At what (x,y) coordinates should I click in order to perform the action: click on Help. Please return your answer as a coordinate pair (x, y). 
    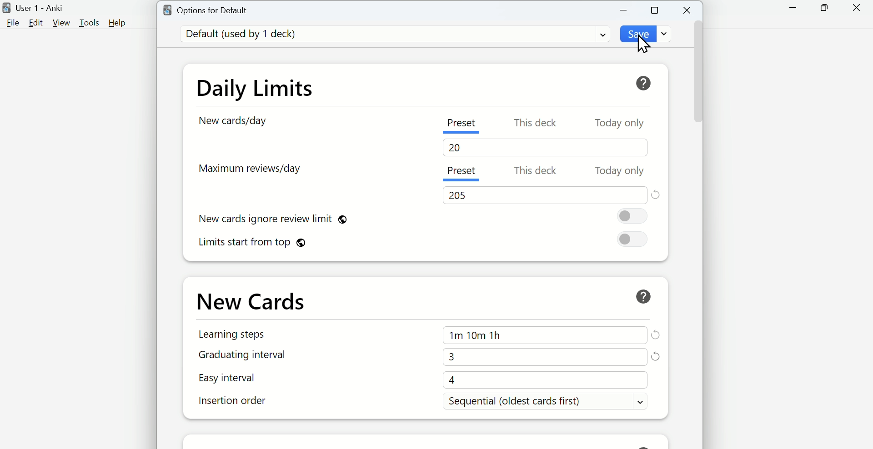
    Looking at the image, I should click on (647, 81).